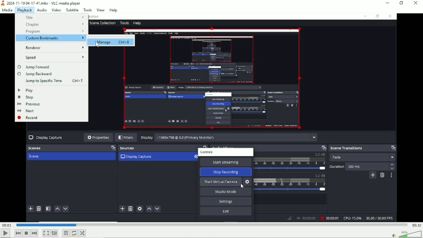 This screenshot has height=238, width=423. Describe the element at coordinates (34, 74) in the screenshot. I see `Jump backward` at that location.